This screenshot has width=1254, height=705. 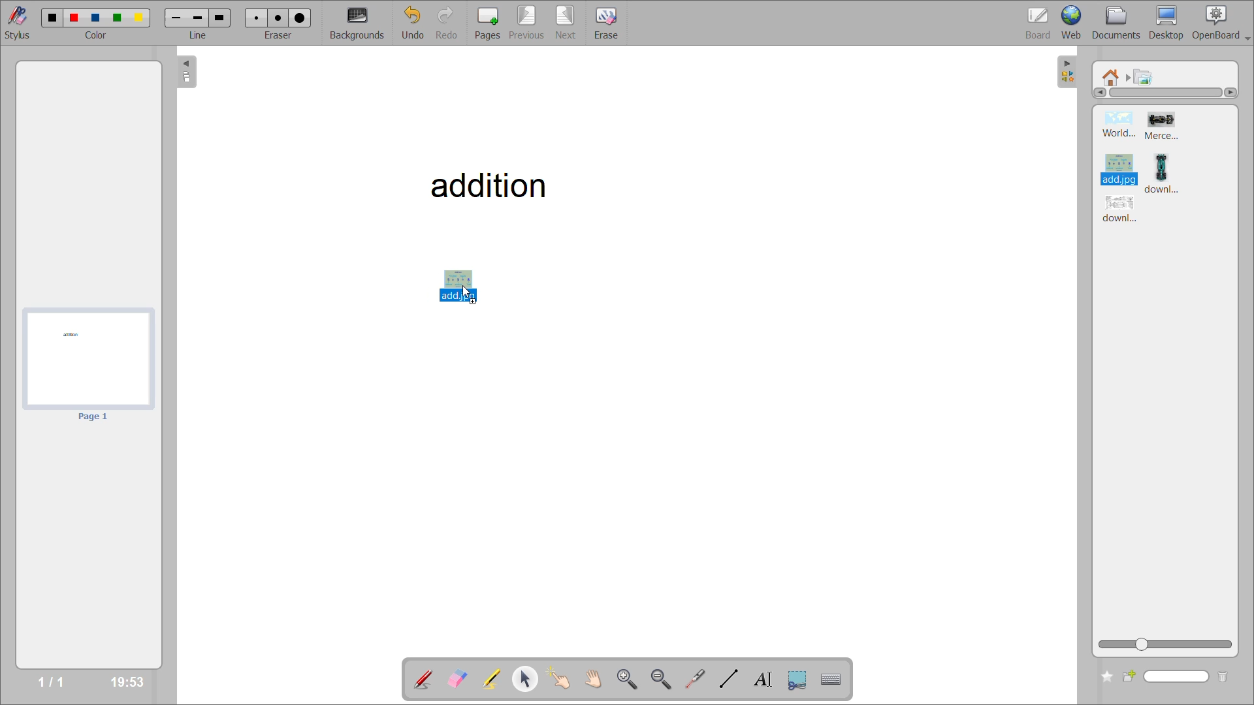 What do you see at coordinates (598, 678) in the screenshot?
I see `scroll page` at bounding box center [598, 678].